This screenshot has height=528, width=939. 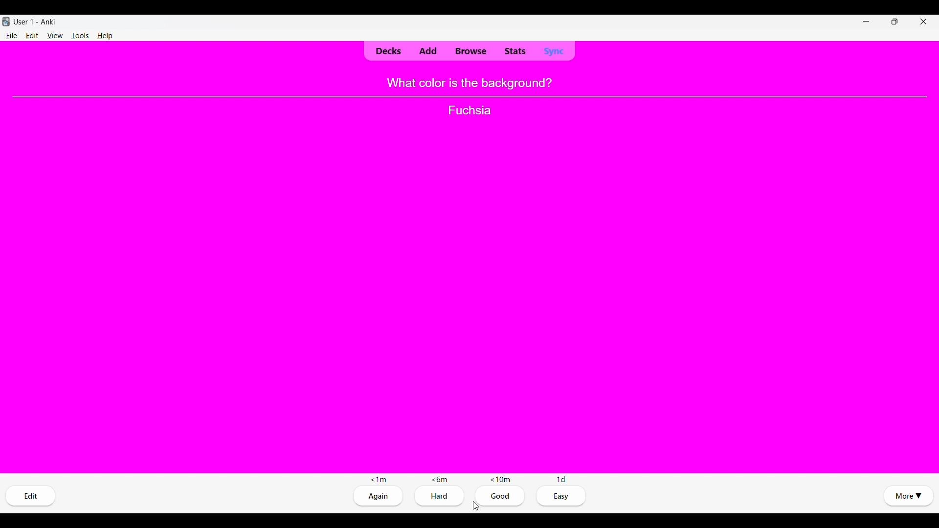 What do you see at coordinates (35, 22) in the screenshot?
I see `User and software name` at bounding box center [35, 22].